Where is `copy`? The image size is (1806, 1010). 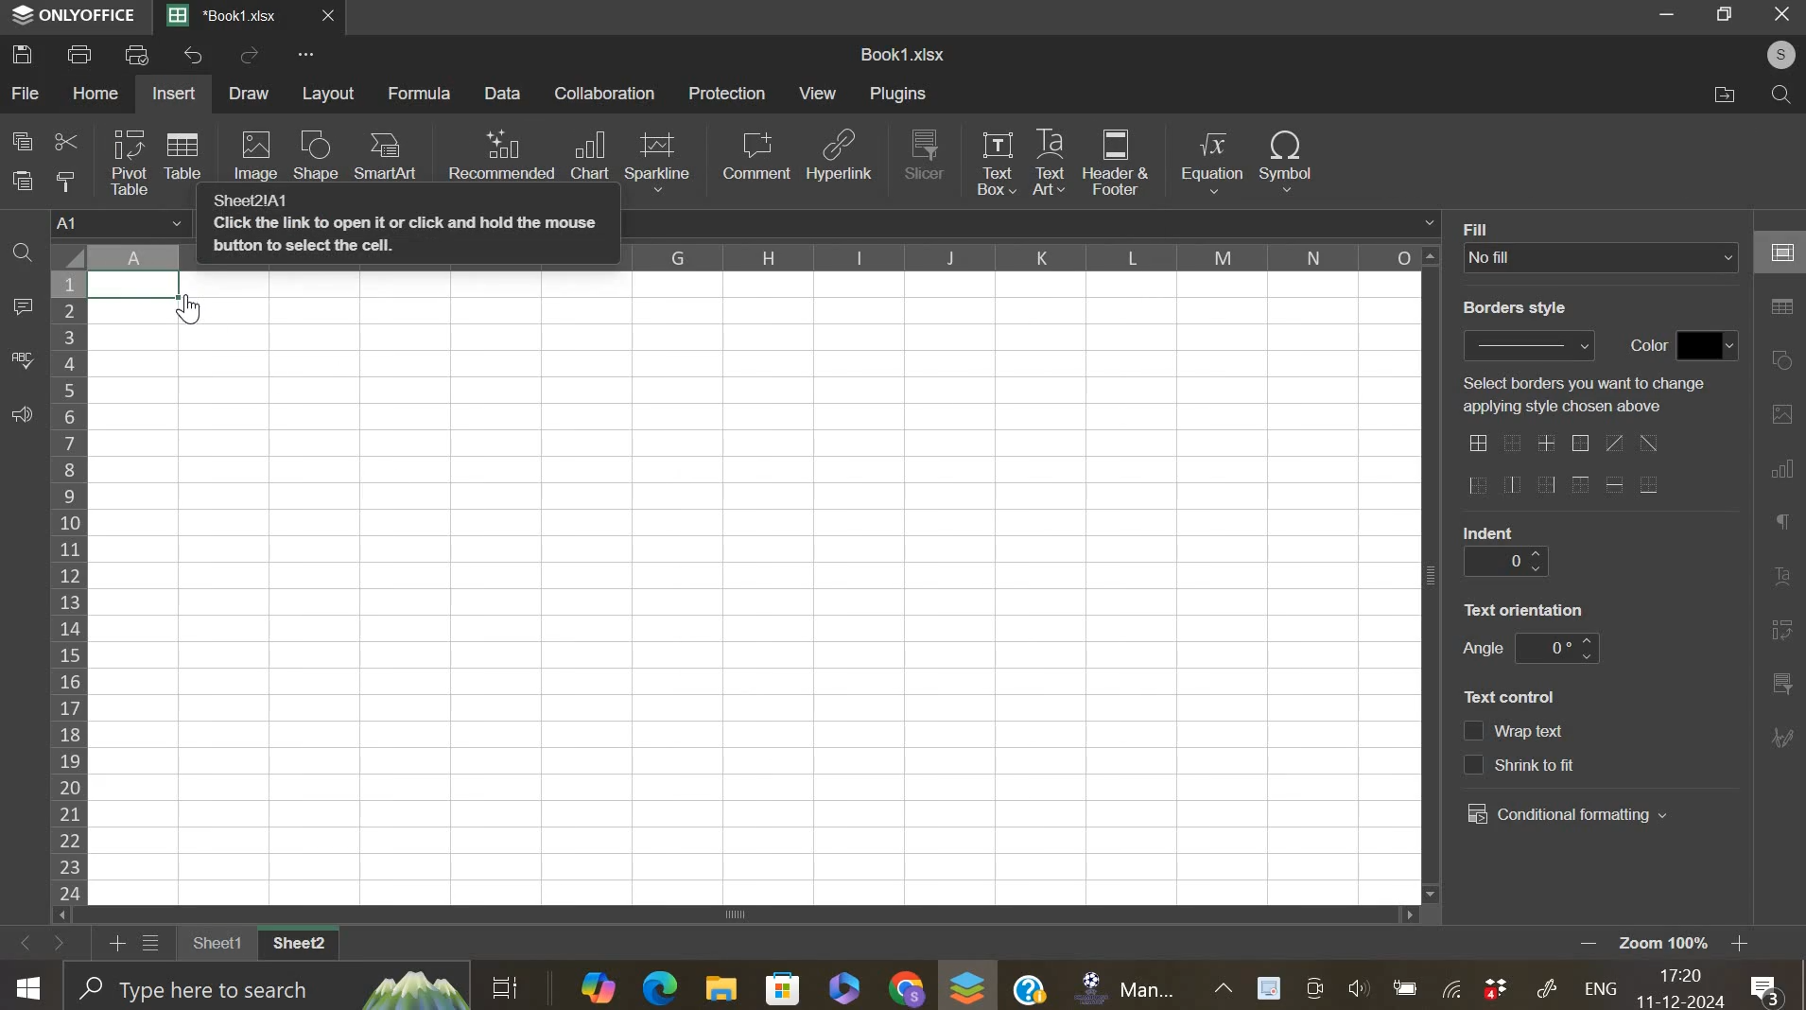
copy is located at coordinates (22, 140).